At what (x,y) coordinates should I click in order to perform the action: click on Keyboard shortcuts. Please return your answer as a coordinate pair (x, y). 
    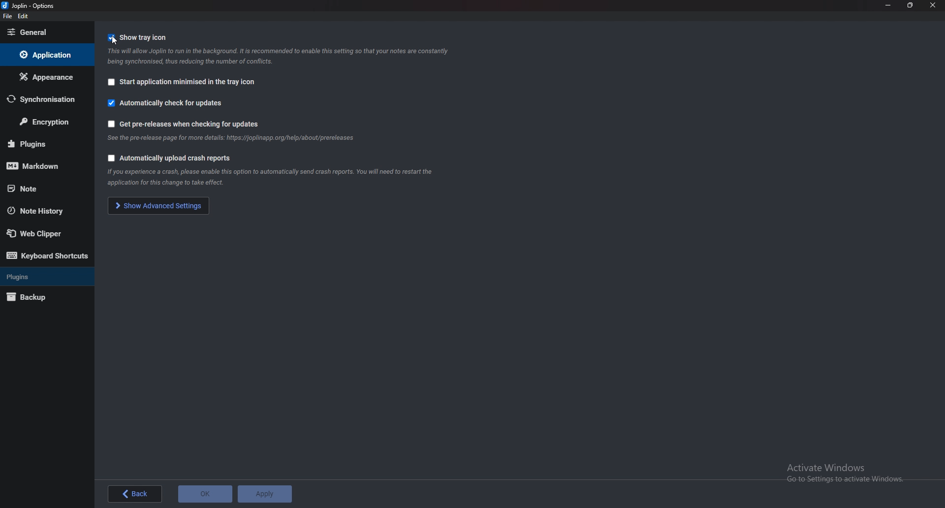
    Looking at the image, I should click on (47, 257).